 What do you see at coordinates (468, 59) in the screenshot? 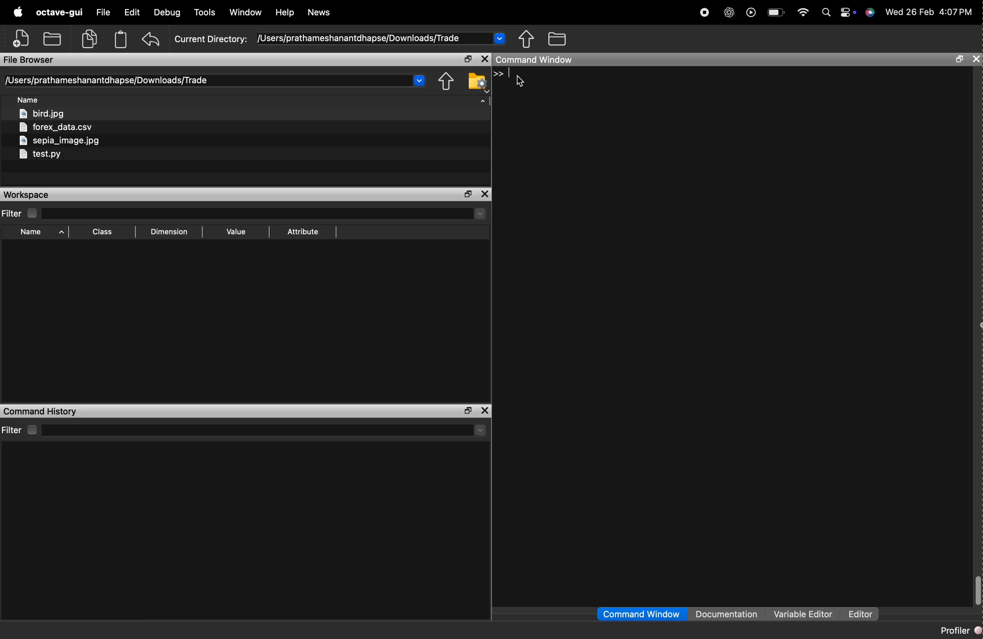
I see `open in separate window` at bounding box center [468, 59].